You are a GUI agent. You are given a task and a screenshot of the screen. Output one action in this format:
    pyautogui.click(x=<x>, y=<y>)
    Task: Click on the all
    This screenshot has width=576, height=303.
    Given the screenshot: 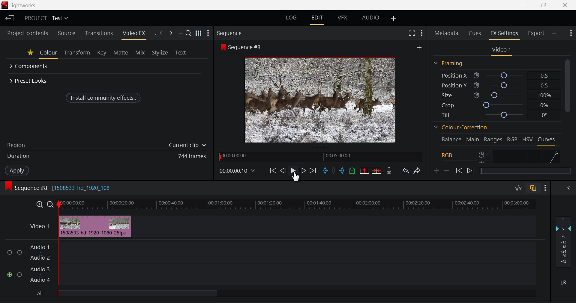 What is the action you would take?
    pyautogui.click(x=159, y=294)
    